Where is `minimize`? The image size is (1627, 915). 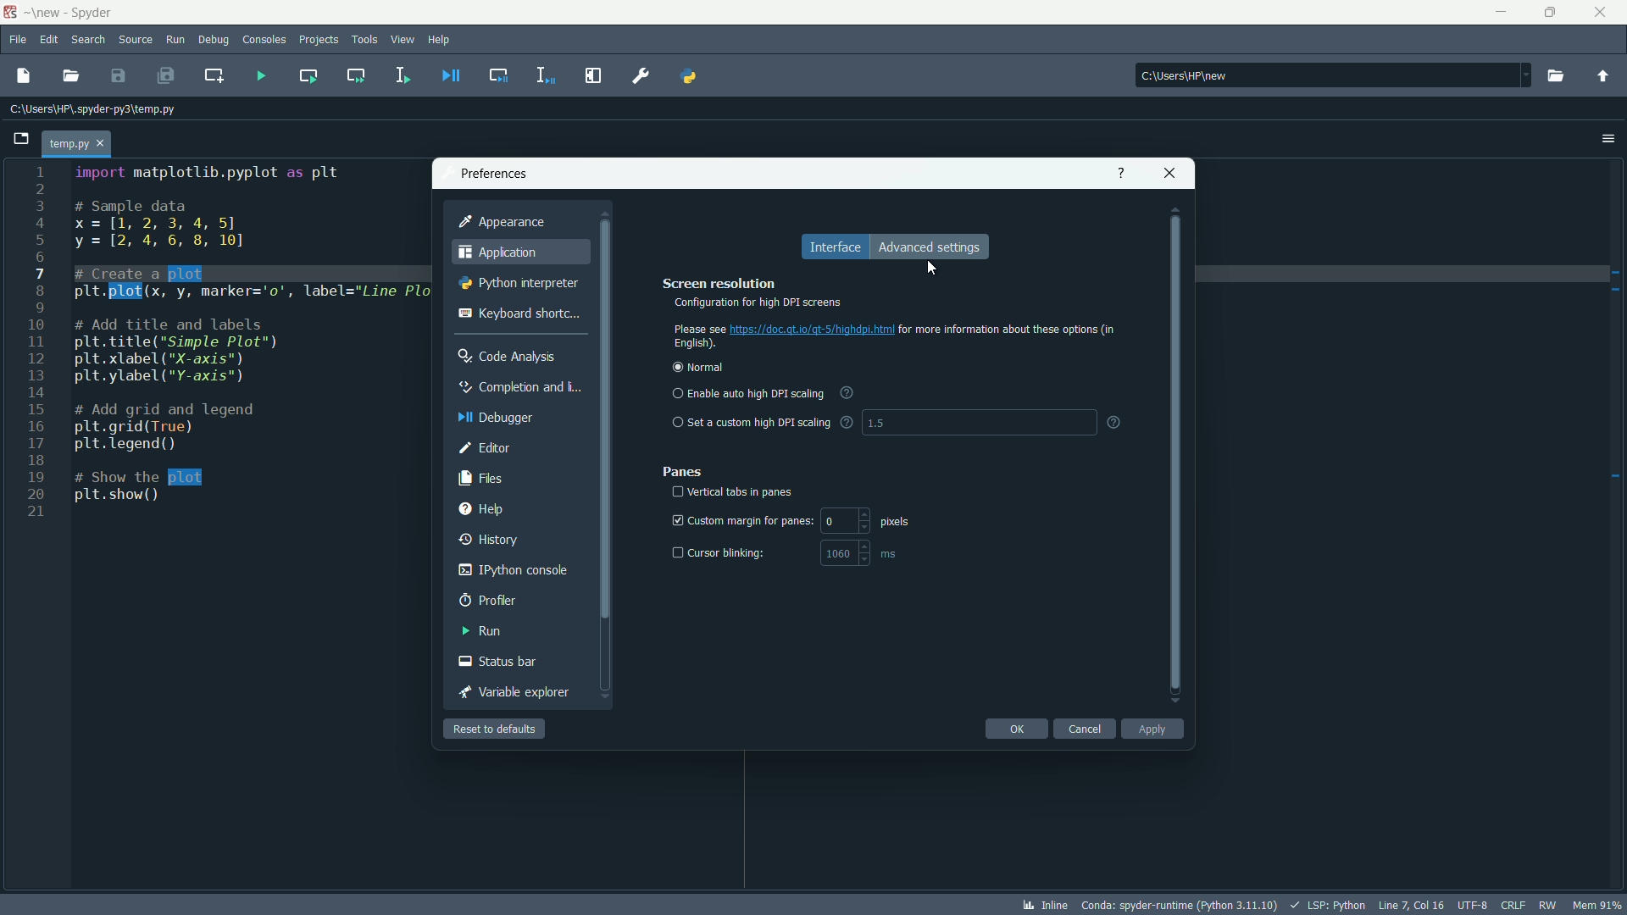
minimize is located at coordinates (1503, 13).